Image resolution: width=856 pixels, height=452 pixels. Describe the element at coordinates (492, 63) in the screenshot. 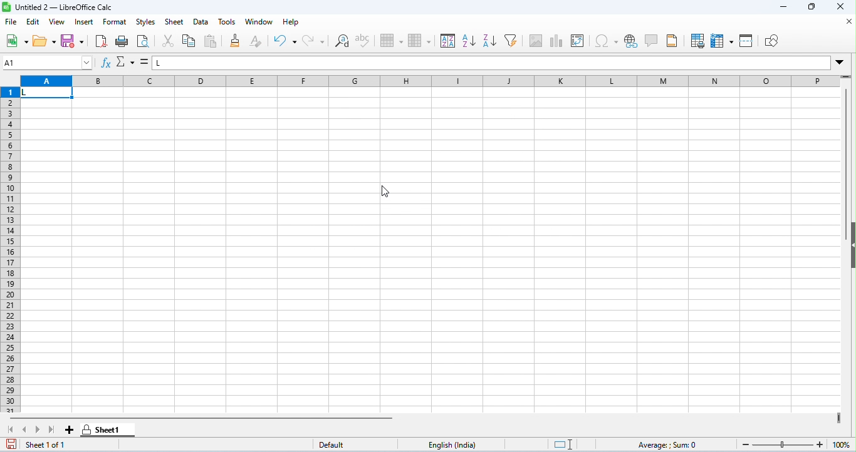

I see `formula bar` at that location.